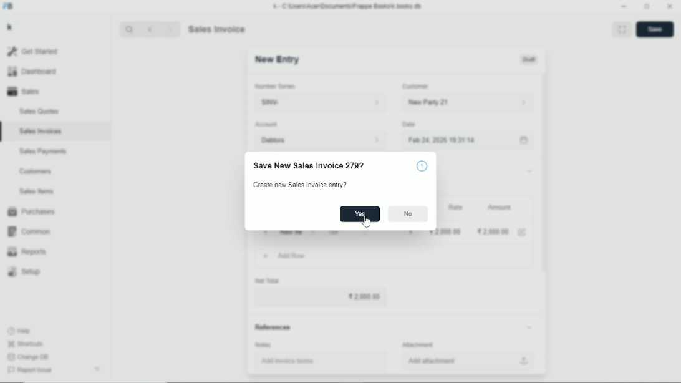 This screenshot has height=383, width=681. Describe the element at coordinates (360, 214) in the screenshot. I see `Yes` at that location.